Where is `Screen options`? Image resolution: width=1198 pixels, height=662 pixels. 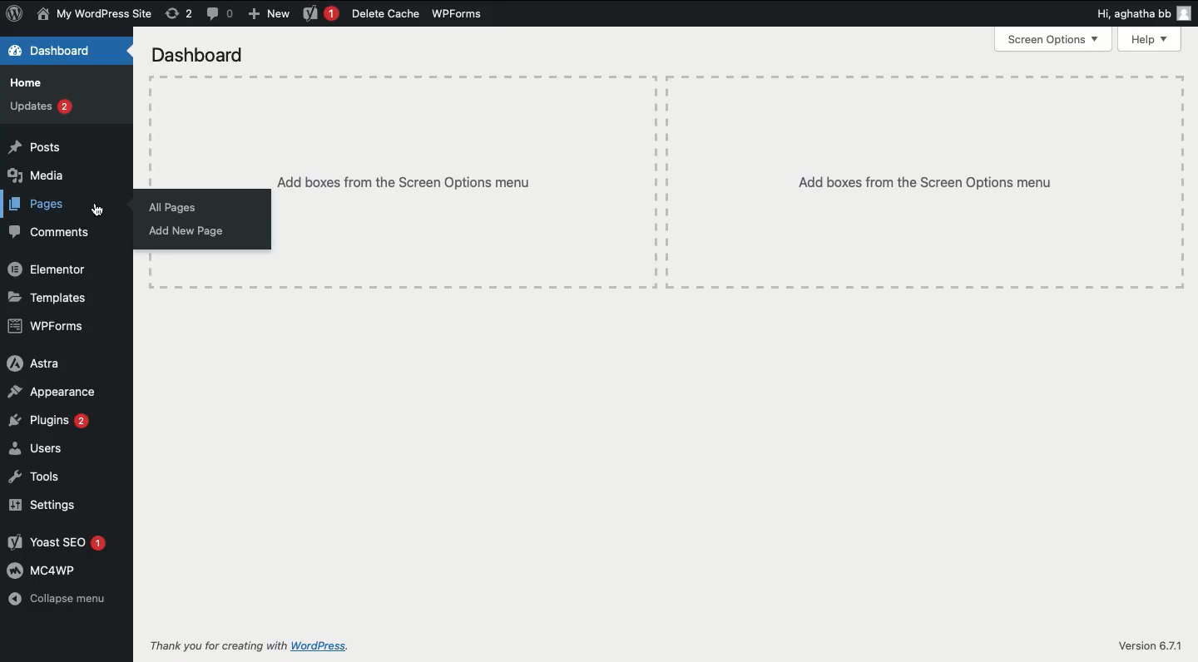 Screen options is located at coordinates (1053, 42).